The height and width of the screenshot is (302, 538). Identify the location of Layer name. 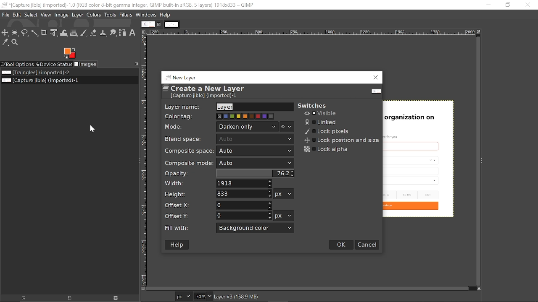
(254, 107).